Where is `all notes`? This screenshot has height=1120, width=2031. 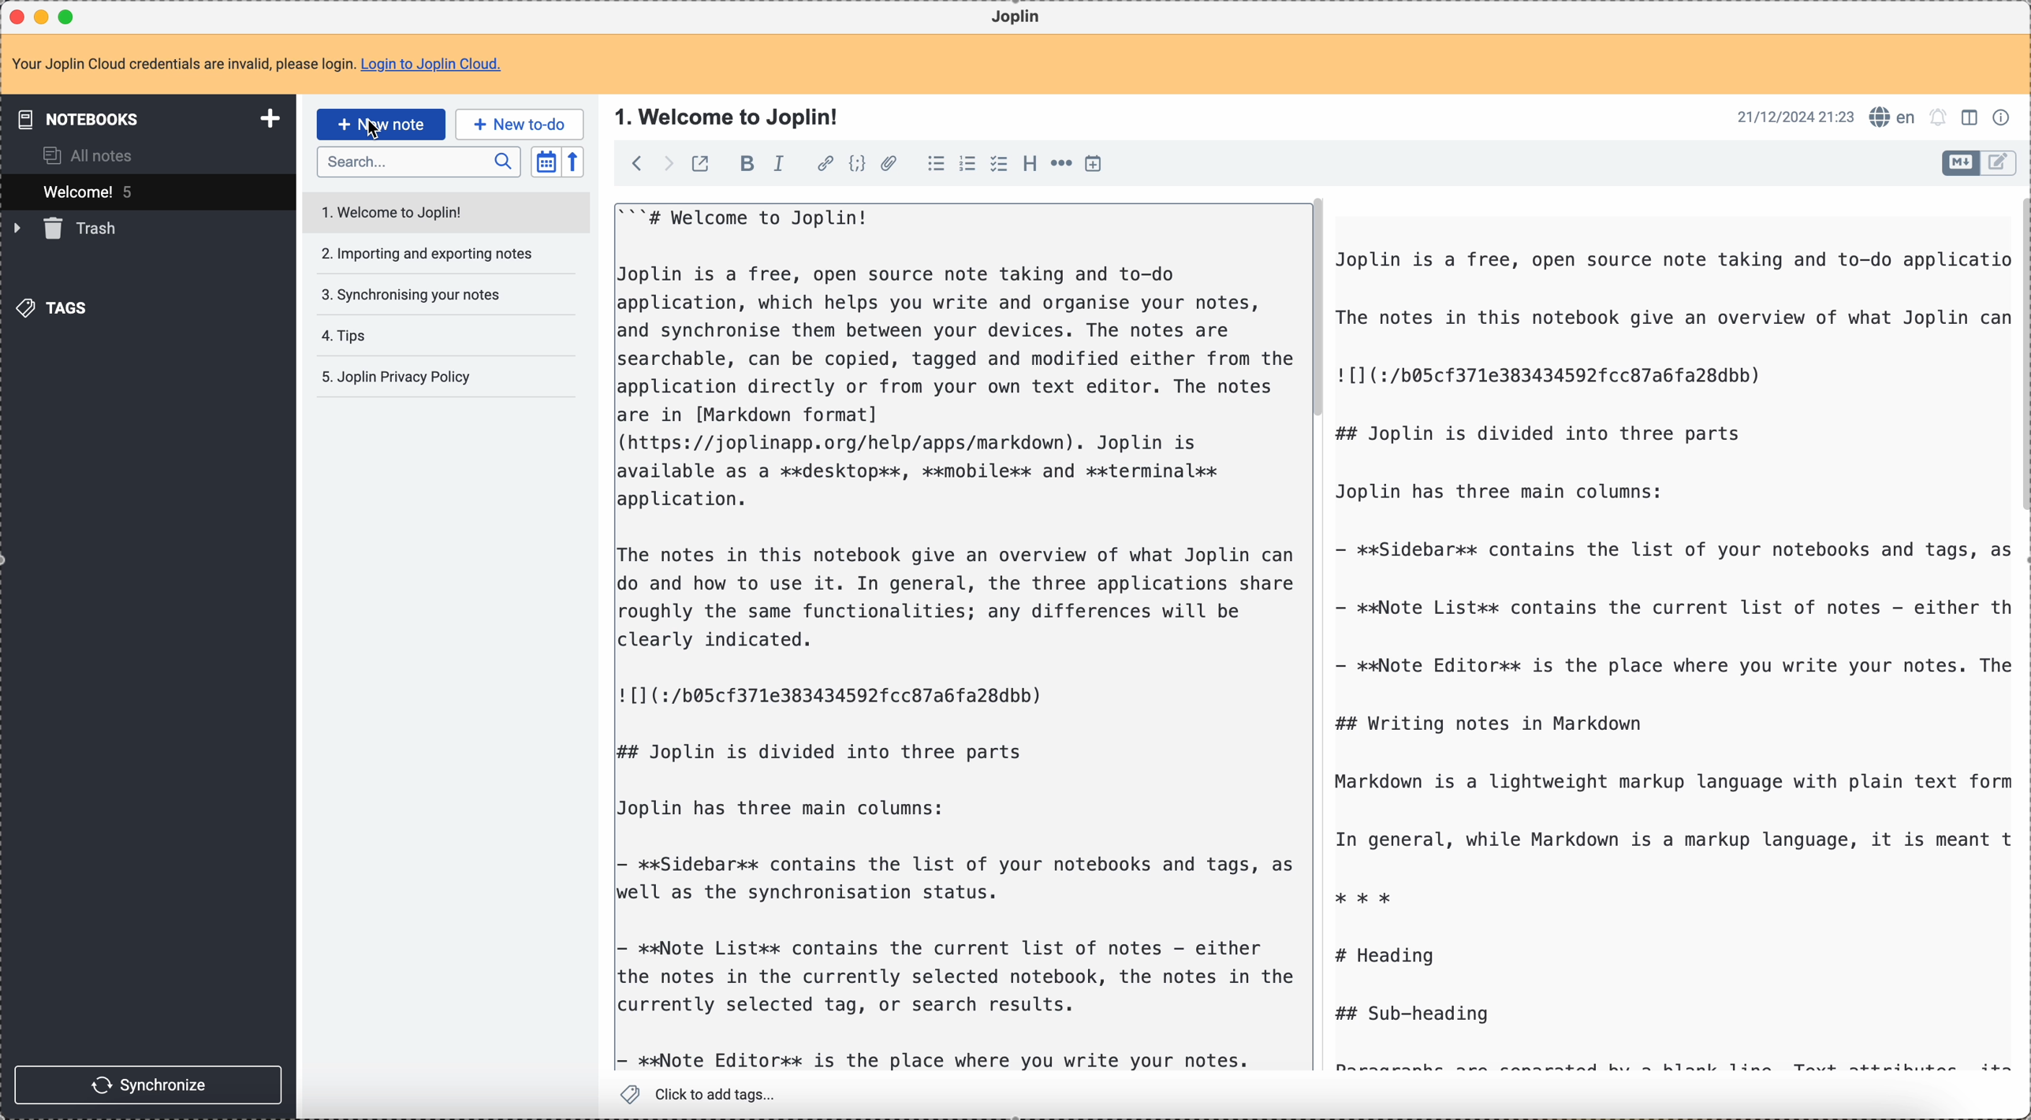
all notes is located at coordinates (81, 155).